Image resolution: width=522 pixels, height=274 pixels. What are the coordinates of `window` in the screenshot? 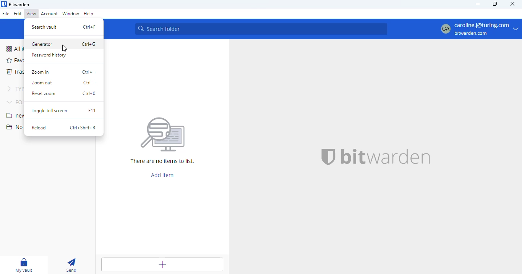 It's located at (71, 14).